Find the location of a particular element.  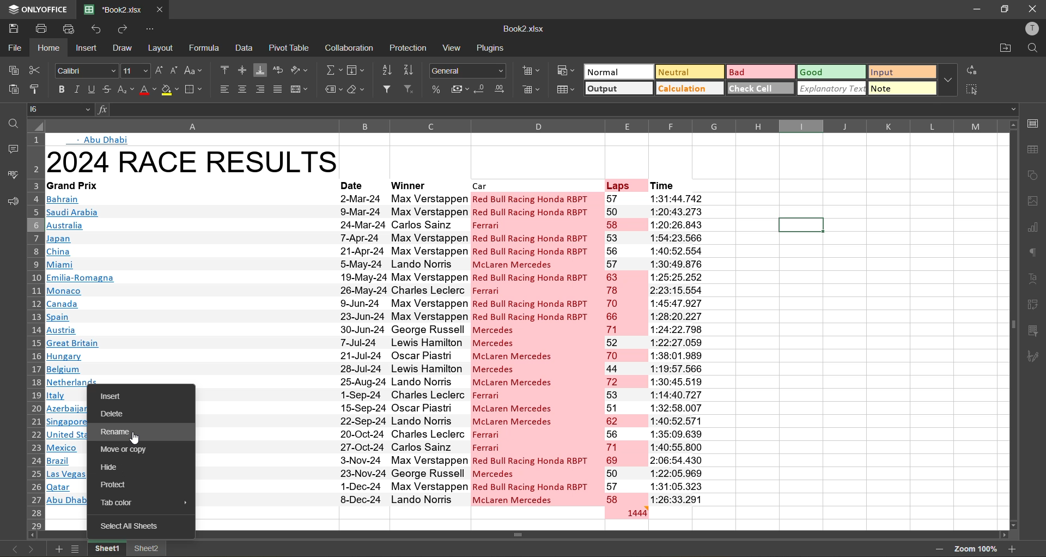

find is located at coordinates (11, 120).